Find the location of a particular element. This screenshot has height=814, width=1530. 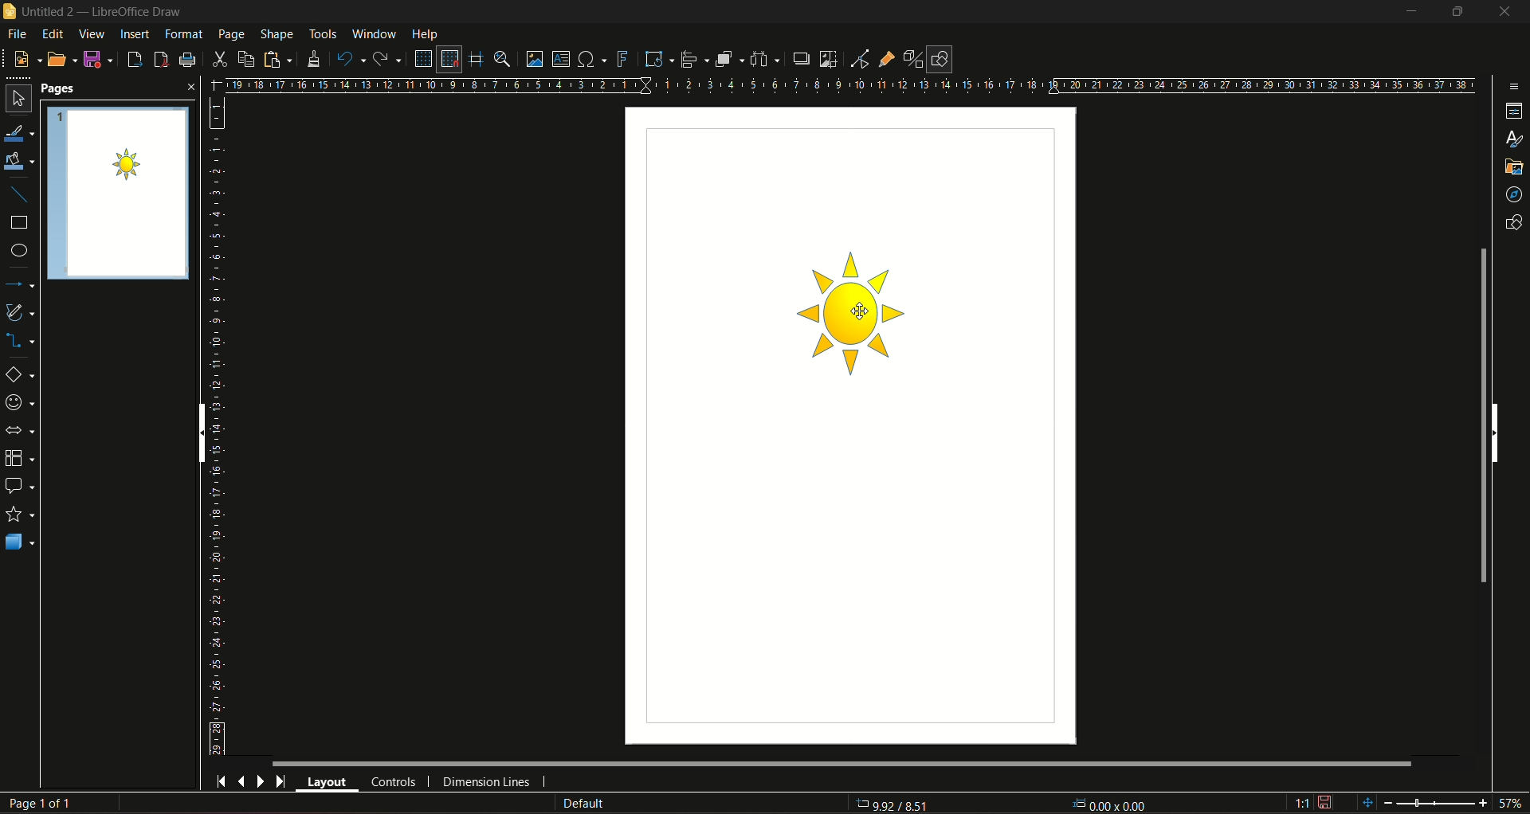

curves and polygon is located at coordinates (20, 312).